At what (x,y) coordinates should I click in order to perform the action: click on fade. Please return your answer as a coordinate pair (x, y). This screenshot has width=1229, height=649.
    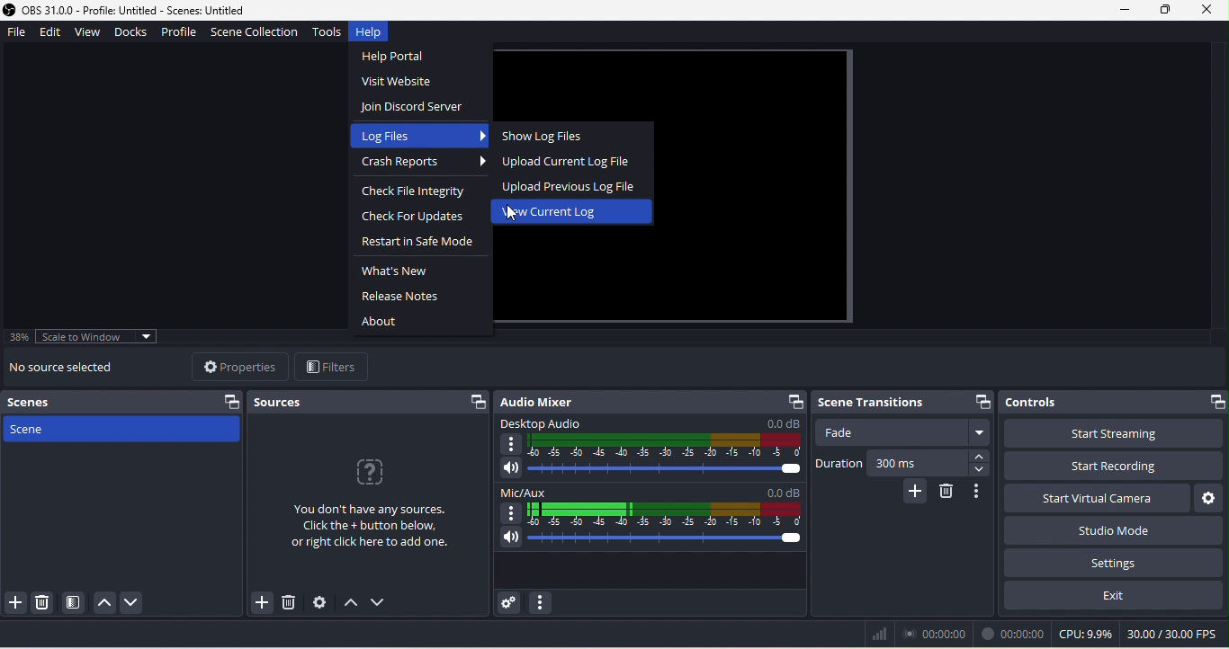
    Looking at the image, I should click on (906, 434).